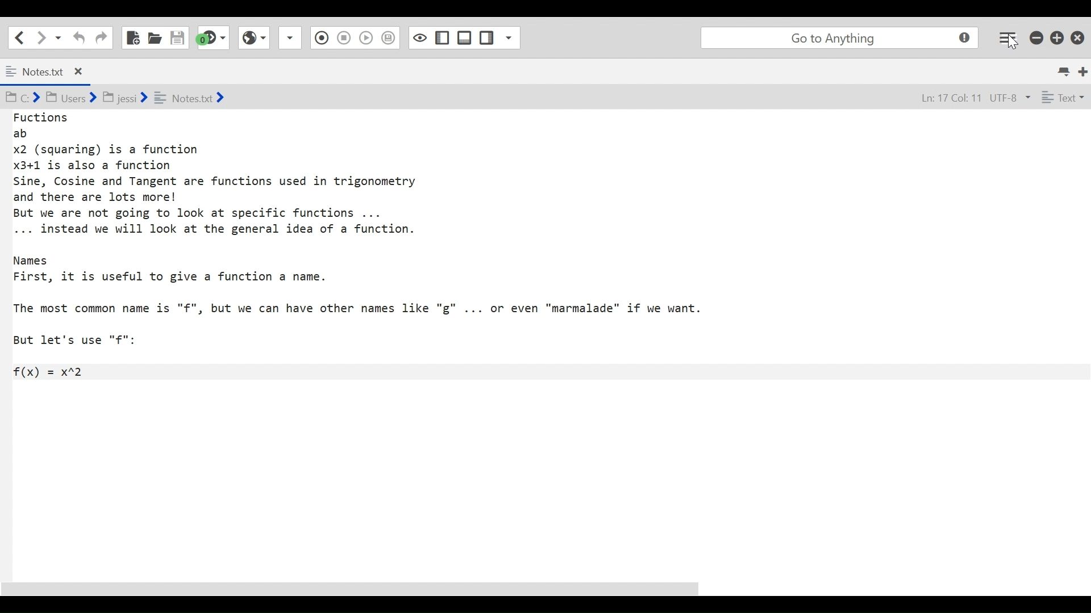  I want to click on Toggle Focus mode, so click(390, 38).